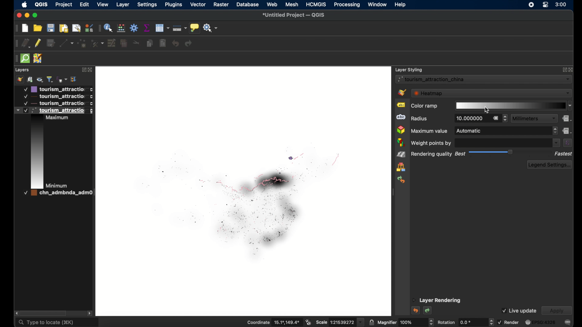 Image resolution: width=582 pixels, height=327 pixels. What do you see at coordinates (273, 4) in the screenshot?
I see `web` at bounding box center [273, 4].